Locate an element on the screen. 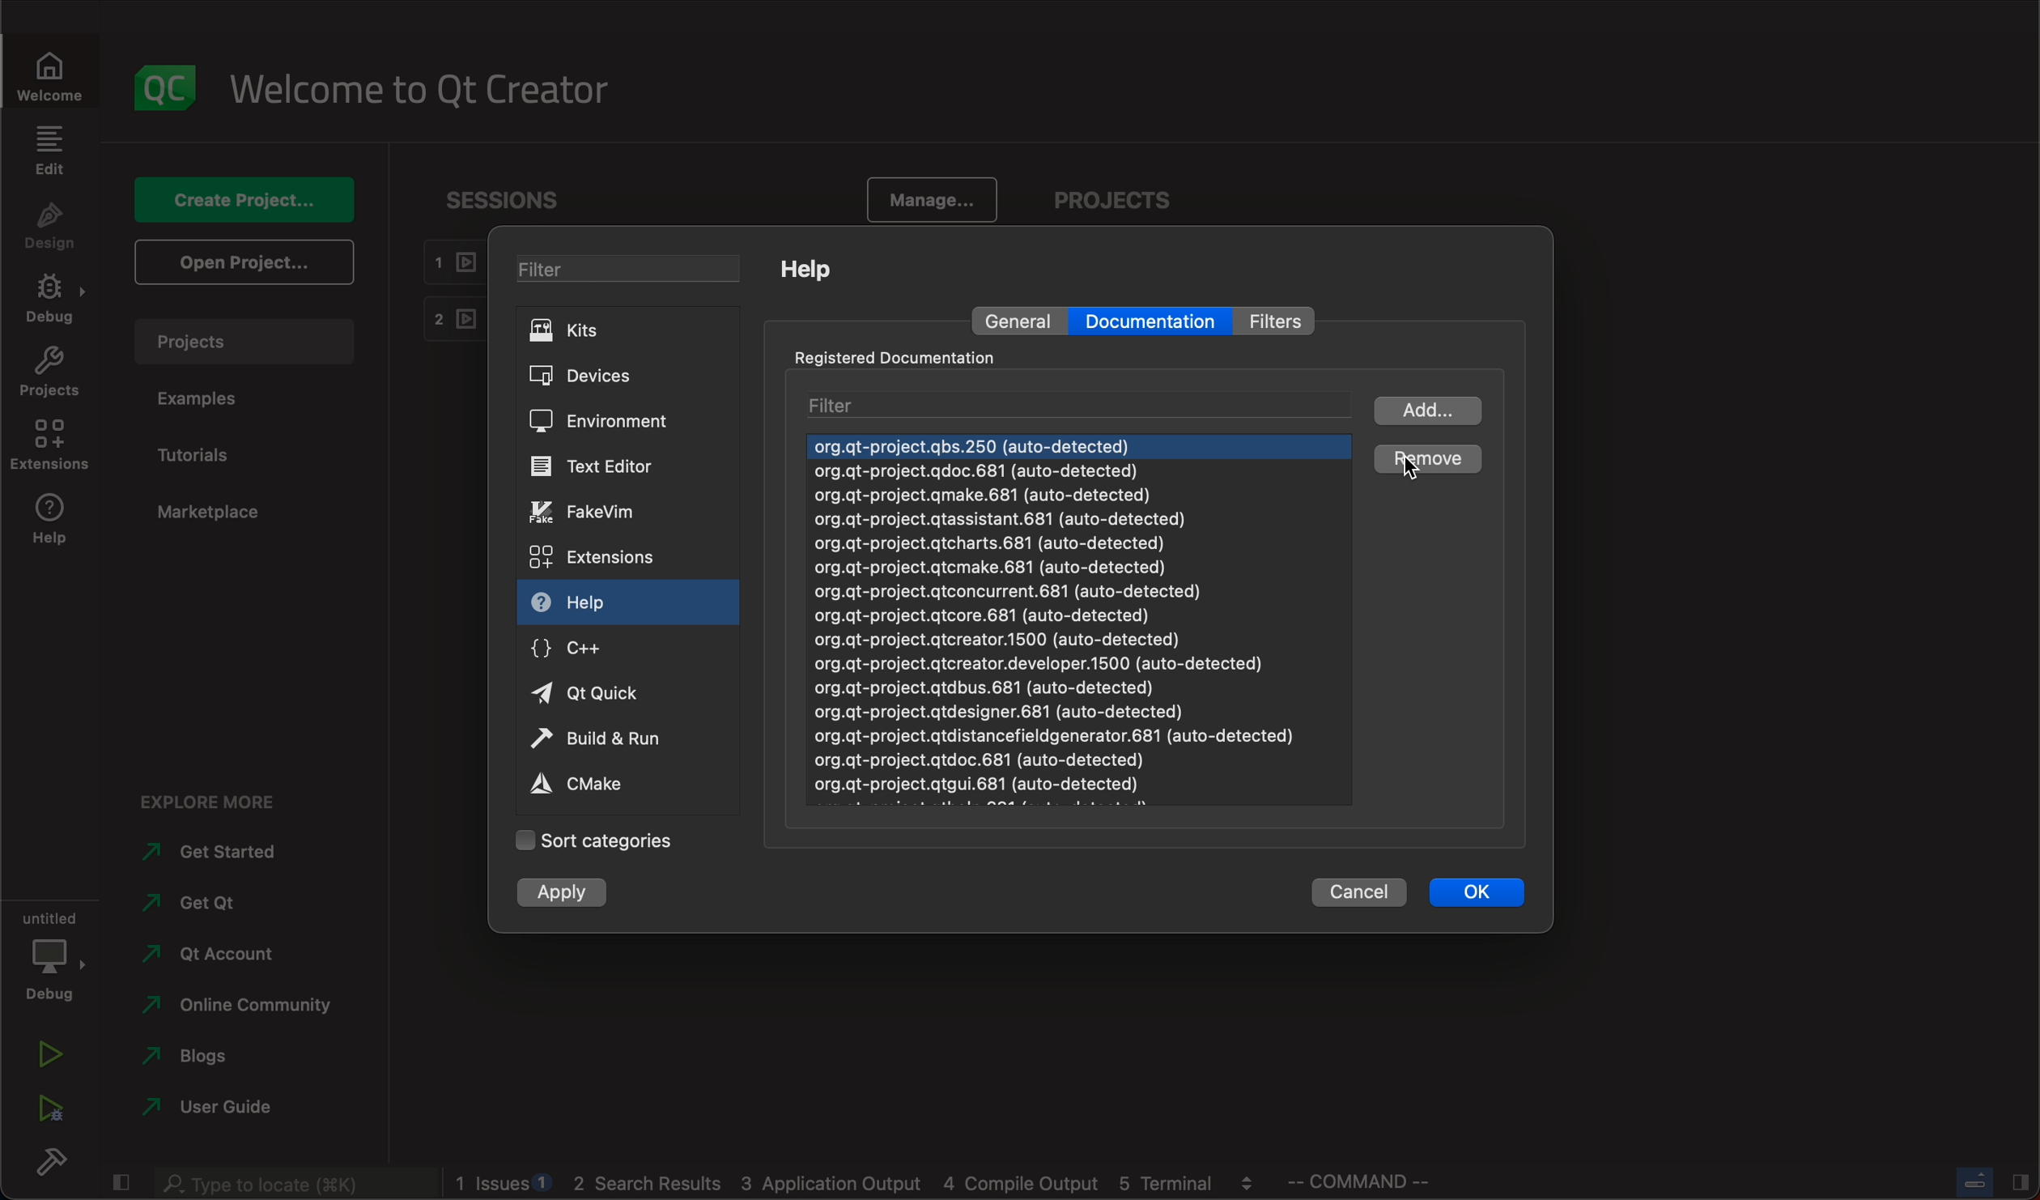 The width and height of the screenshot is (2040, 1200). close slide bar is located at coordinates (1984, 1183).